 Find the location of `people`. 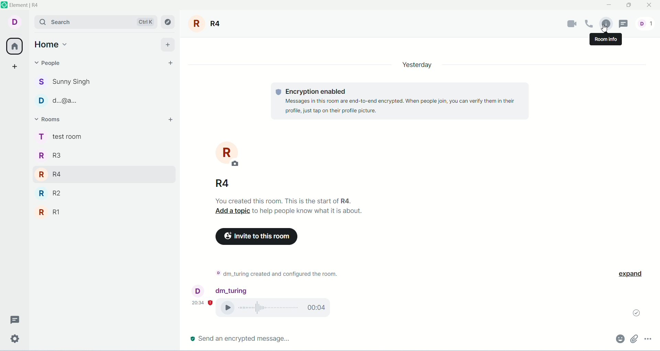

people is located at coordinates (52, 66).